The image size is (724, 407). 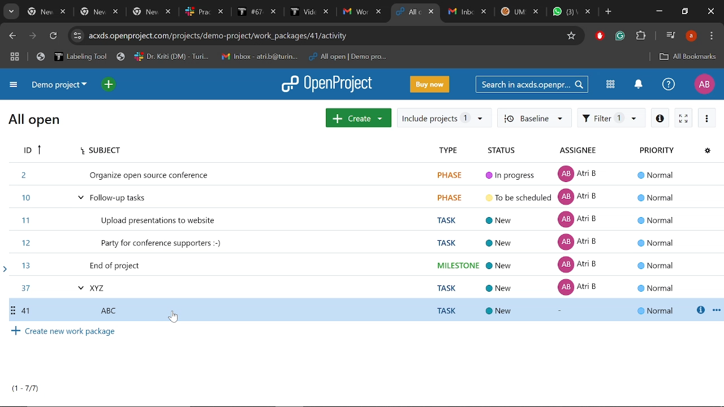 What do you see at coordinates (706, 118) in the screenshot?
I see `More actions` at bounding box center [706, 118].